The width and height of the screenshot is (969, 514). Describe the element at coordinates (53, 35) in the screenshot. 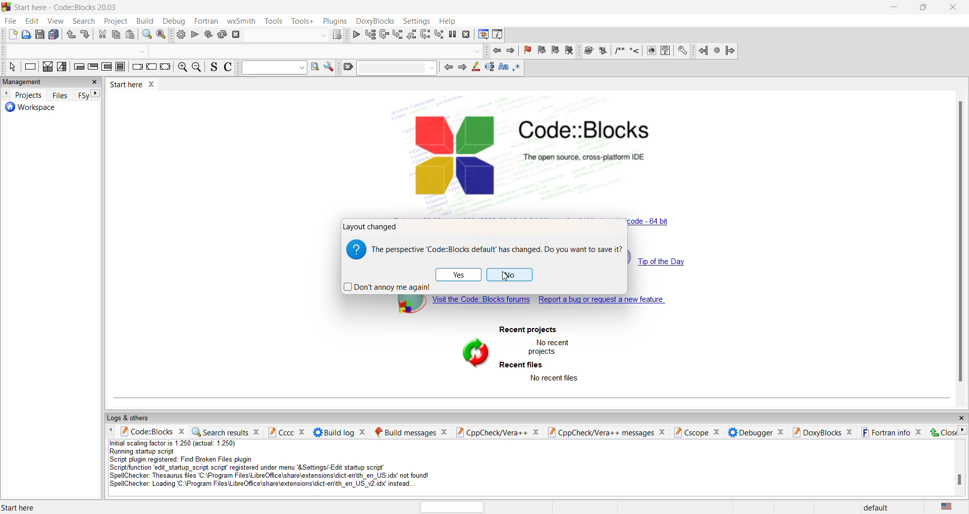

I see `save all` at that location.